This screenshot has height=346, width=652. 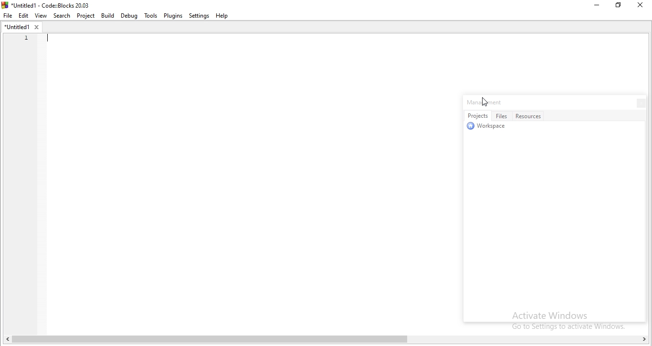 I want to click on scroll bar, so click(x=328, y=340).